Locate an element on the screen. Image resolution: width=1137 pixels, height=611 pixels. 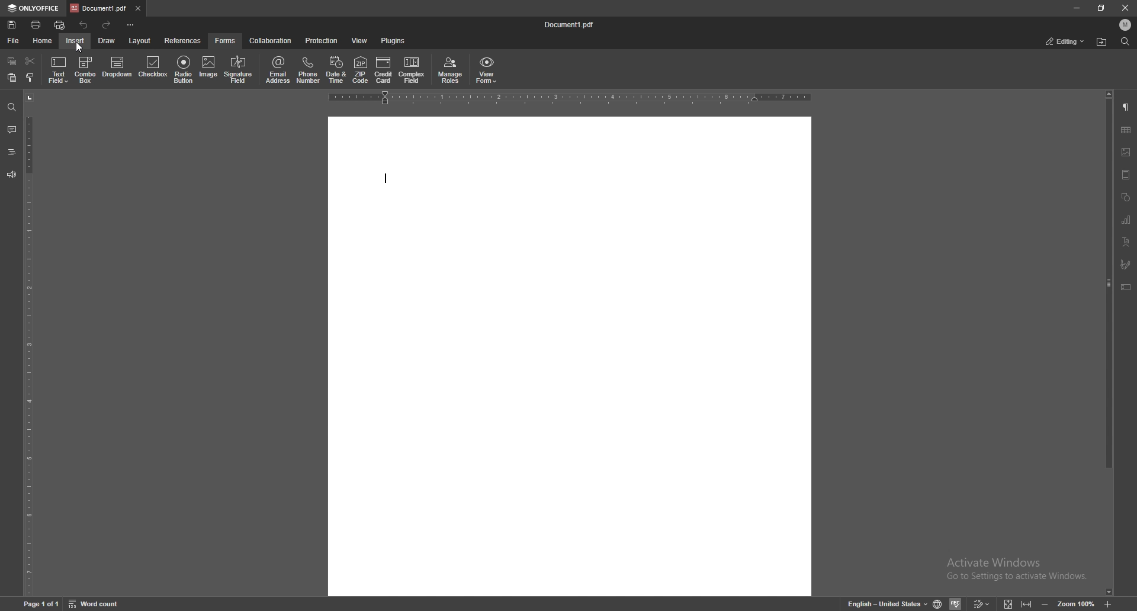
text art is located at coordinates (1126, 242).